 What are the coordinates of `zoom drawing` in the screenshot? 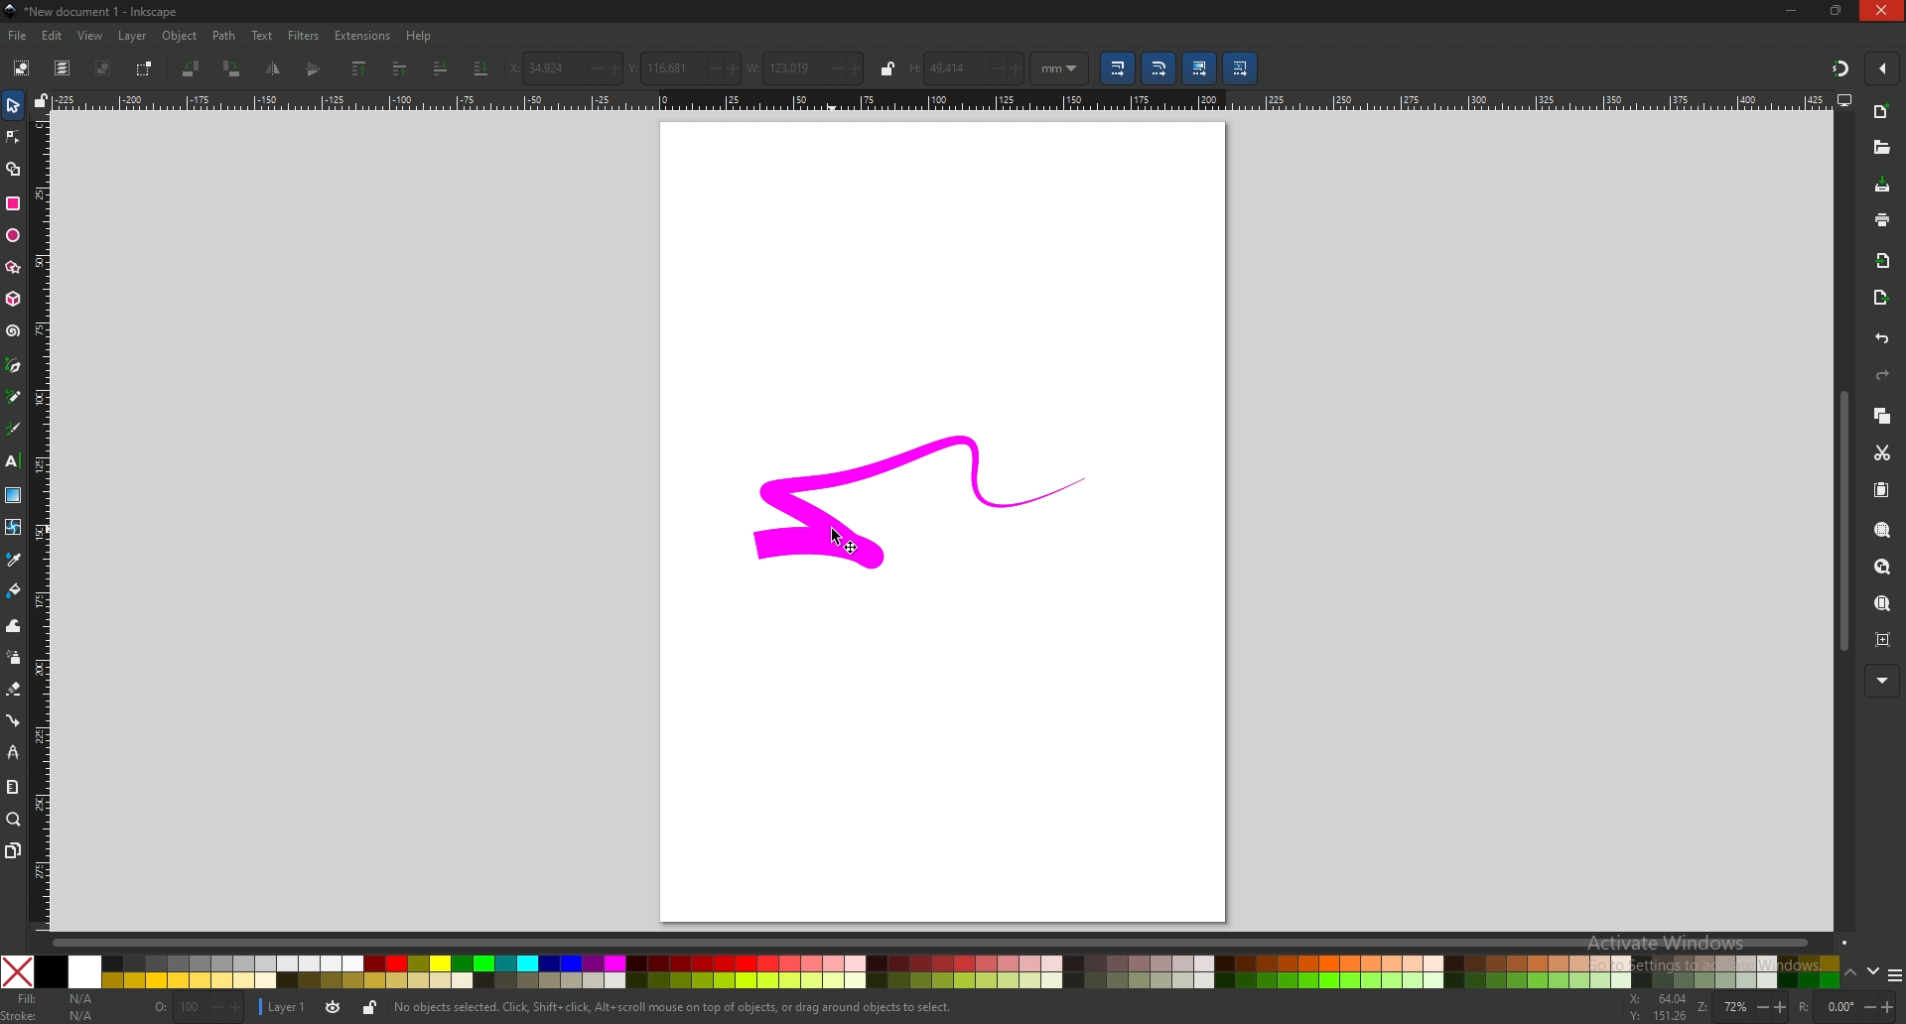 It's located at (1884, 567).